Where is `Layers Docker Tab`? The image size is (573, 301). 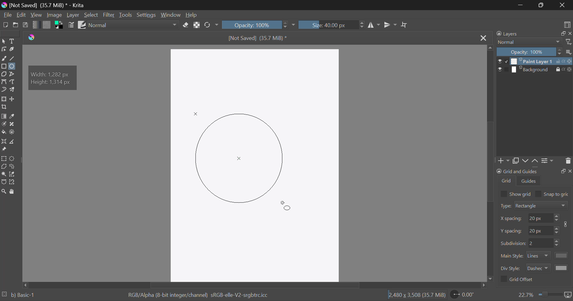 Layers Docker Tab is located at coordinates (532, 34).